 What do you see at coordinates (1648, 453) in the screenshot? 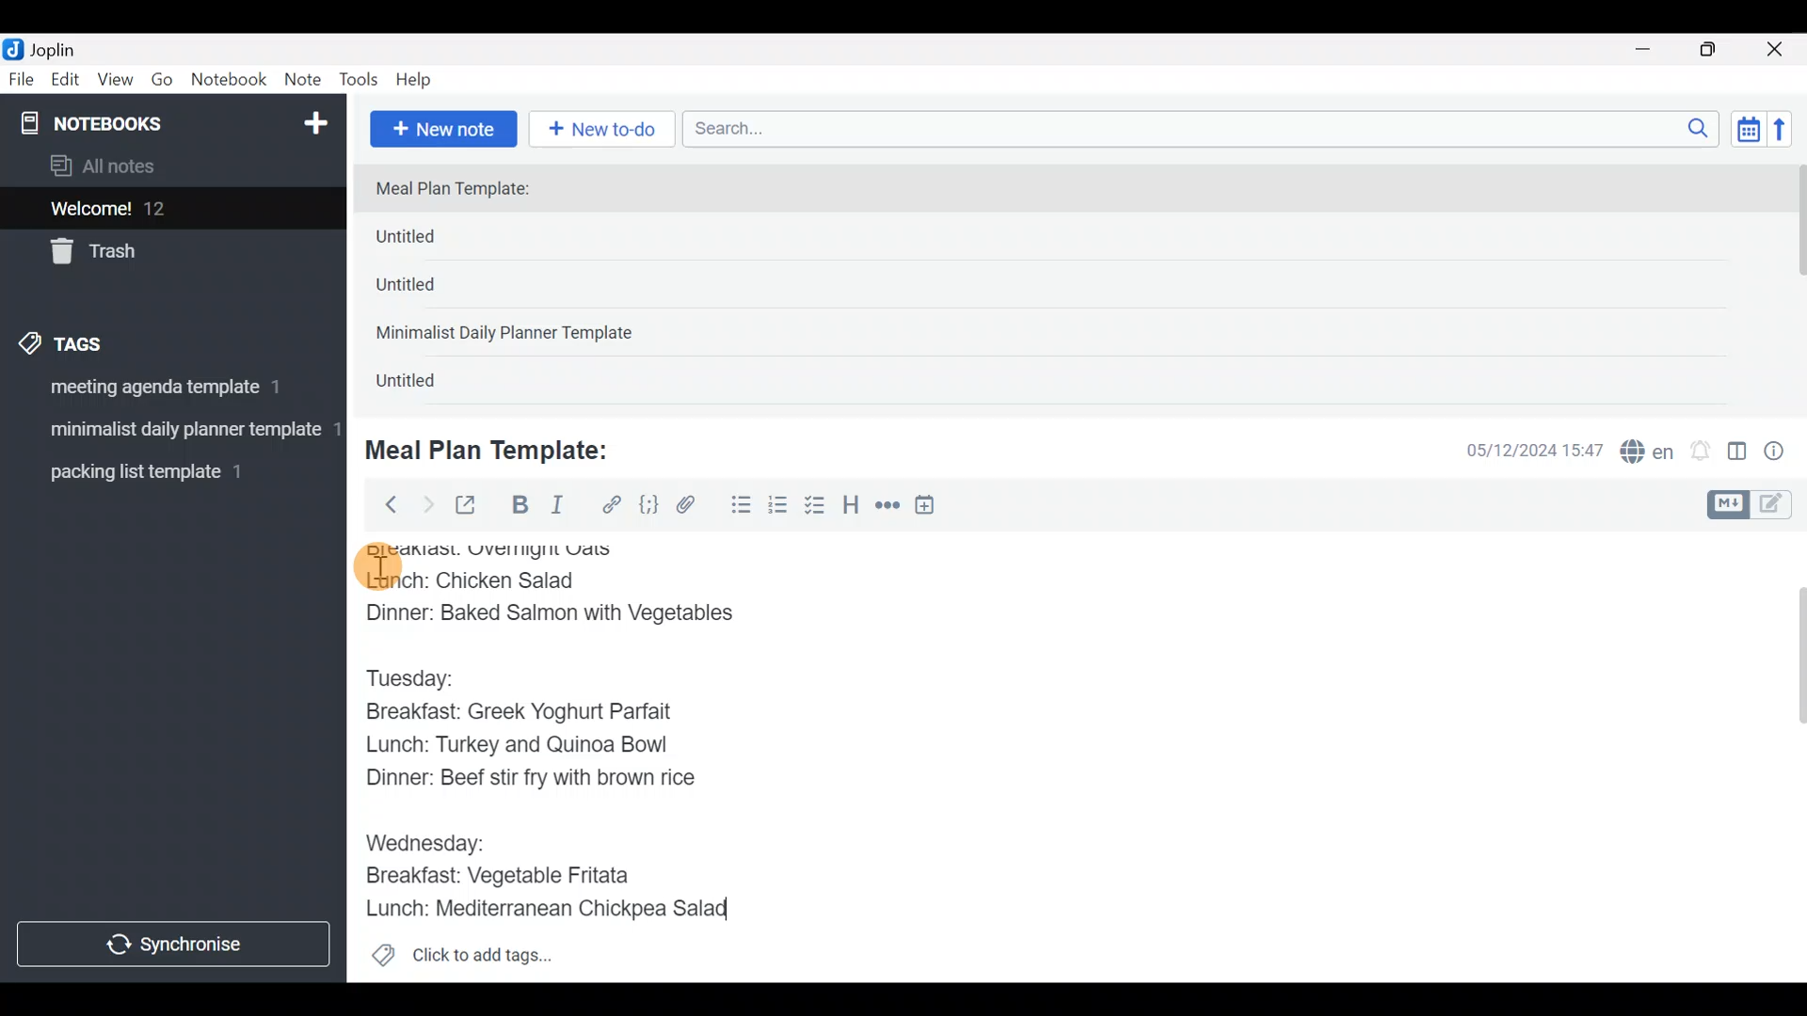
I see `Spelling` at bounding box center [1648, 453].